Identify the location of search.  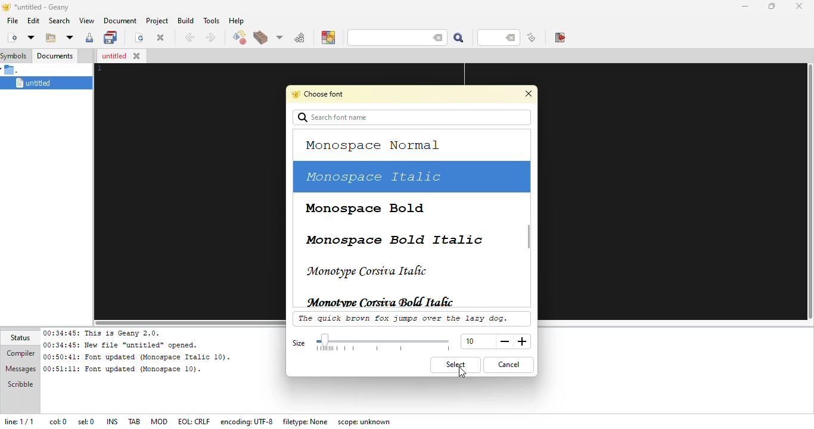
(58, 20).